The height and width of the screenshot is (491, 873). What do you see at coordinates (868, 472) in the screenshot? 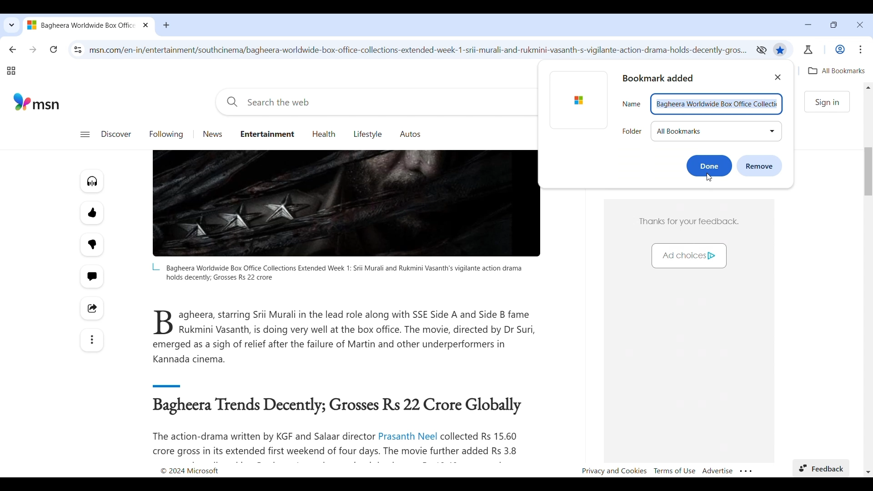
I see `Quick slide to bottom` at bounding box center [868, 472].